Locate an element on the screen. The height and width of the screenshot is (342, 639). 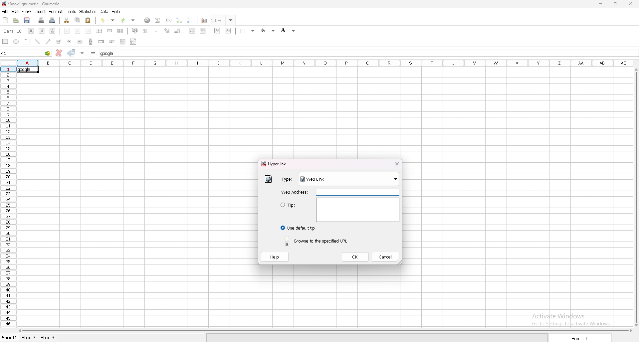
superscript is located at coordinates (218, 31).